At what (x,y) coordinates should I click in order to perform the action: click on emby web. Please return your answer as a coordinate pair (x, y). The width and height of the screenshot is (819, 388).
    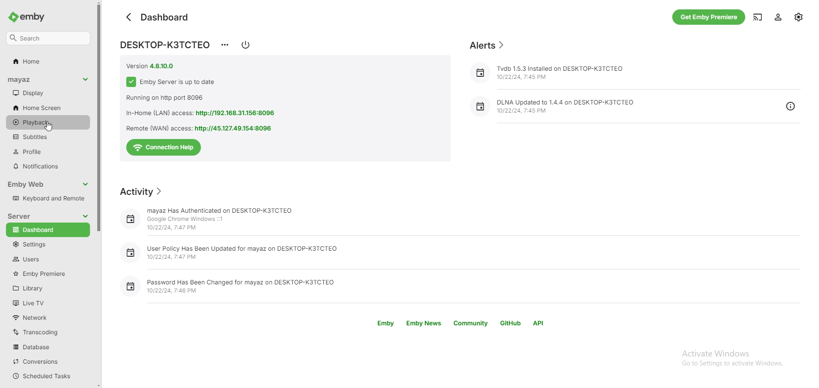
    Looking at the image, I should click on (40, 184).